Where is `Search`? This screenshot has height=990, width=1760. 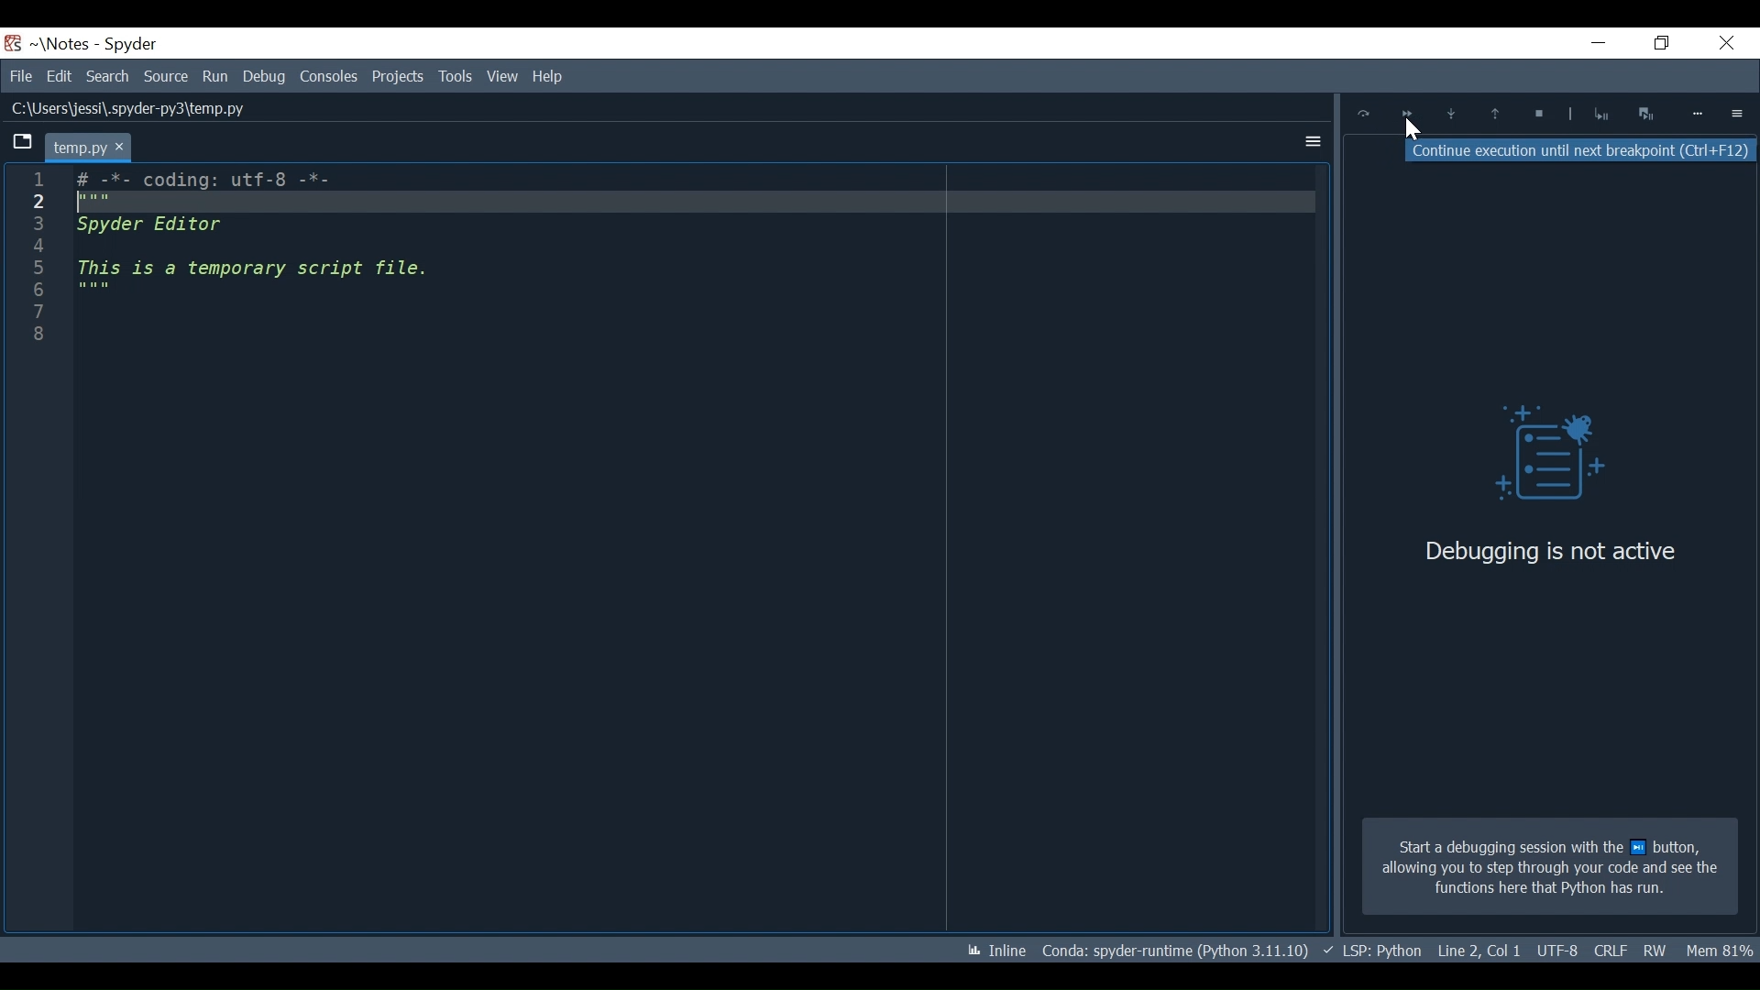 Search is located at coordinates (110, 76).